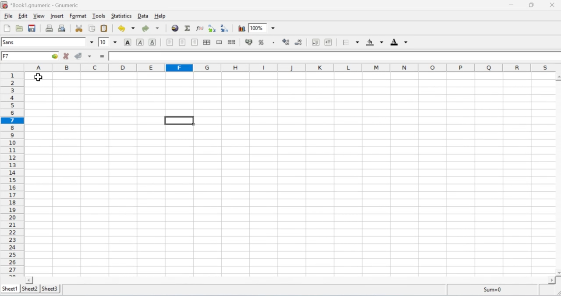 The height and width of the screenshot is (296, 561). I want to click on Rows, so click(11, 174).